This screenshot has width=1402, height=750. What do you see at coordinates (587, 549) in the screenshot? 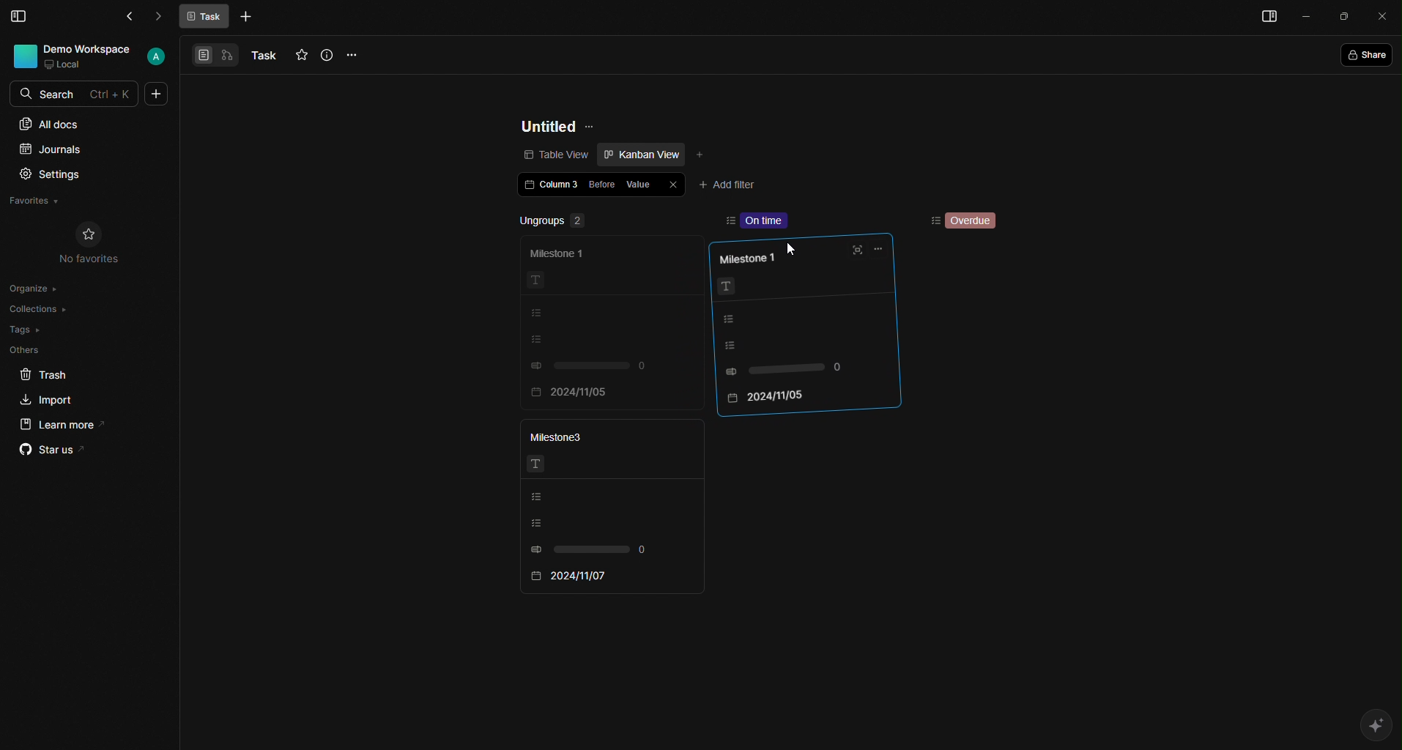
I see `0` at bounding box center [587, 549].